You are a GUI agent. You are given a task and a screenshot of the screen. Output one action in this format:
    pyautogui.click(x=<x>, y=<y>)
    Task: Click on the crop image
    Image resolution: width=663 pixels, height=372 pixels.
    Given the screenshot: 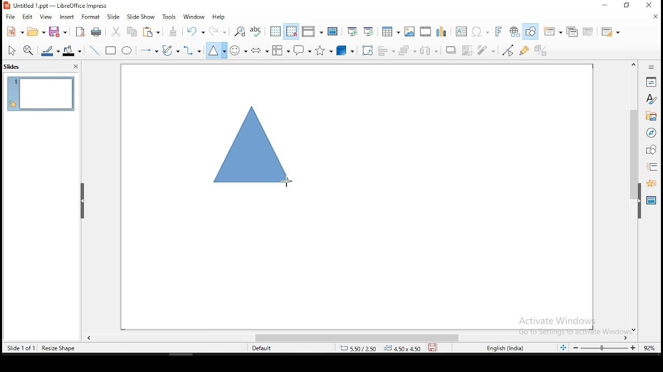 What is the action you would take?
    pyautogui.click(x=468, y=50)
    